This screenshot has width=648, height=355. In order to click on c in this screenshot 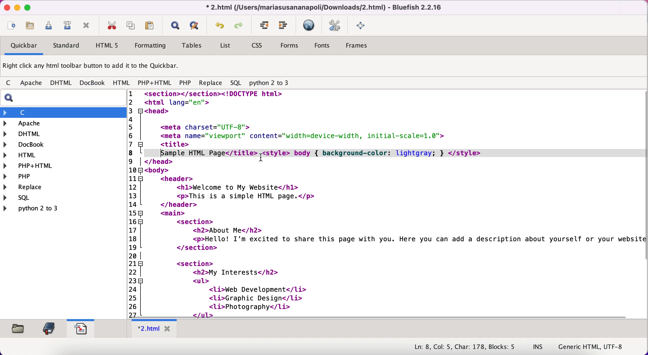, I will do `click(10, 83)`.